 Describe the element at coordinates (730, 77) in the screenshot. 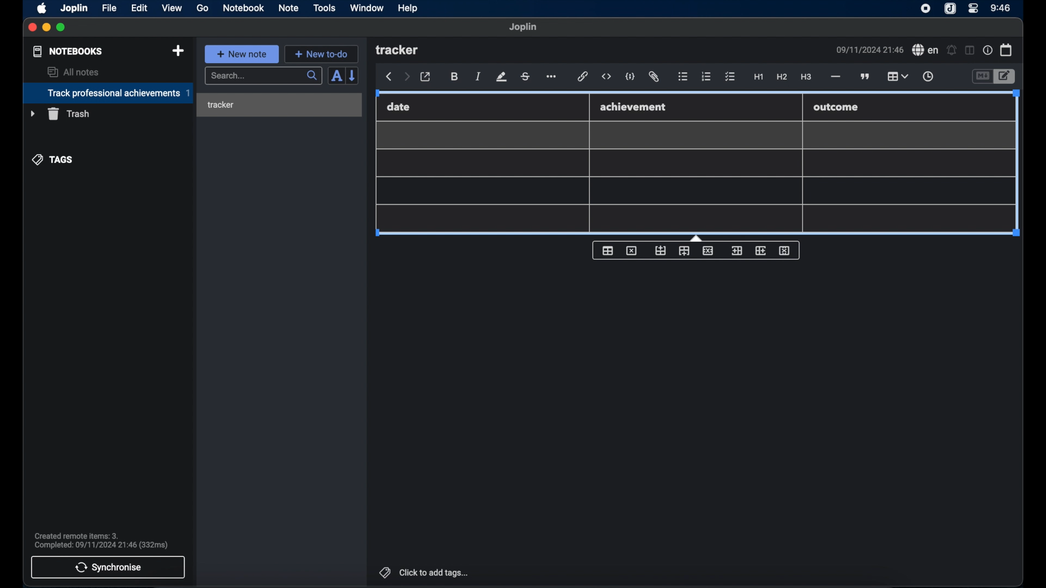

I see `checklist` at that location.